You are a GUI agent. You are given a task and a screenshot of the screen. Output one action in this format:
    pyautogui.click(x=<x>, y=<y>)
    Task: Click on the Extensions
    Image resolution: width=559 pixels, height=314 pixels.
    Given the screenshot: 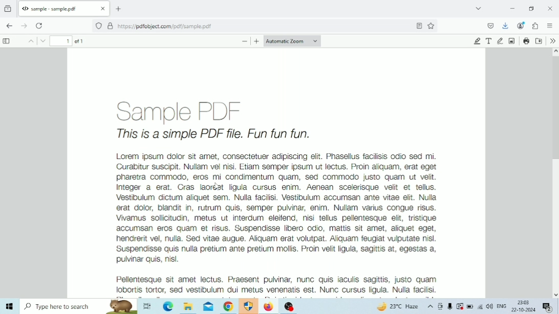 What is the action you would take?
    pyautogui.click(x=536, y=26)
    